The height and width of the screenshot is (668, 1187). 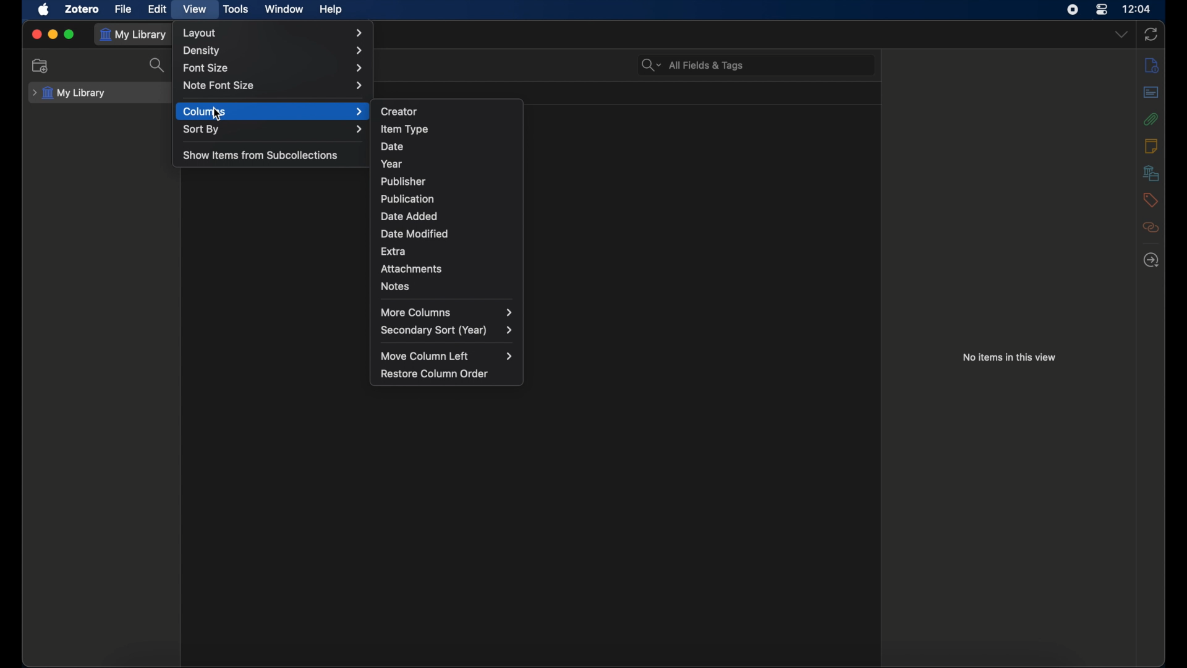 What do you see at coordinates (1151, 66) in the screenshot?
I see `info` at bounding box center [1151, 66].